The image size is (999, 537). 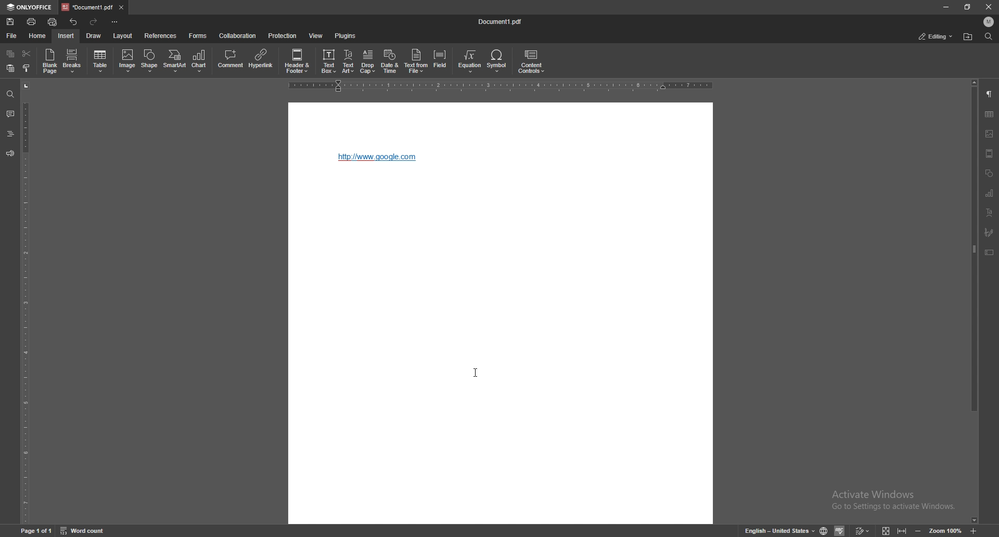 I want to click on feedback, so click(x=10, y=153).